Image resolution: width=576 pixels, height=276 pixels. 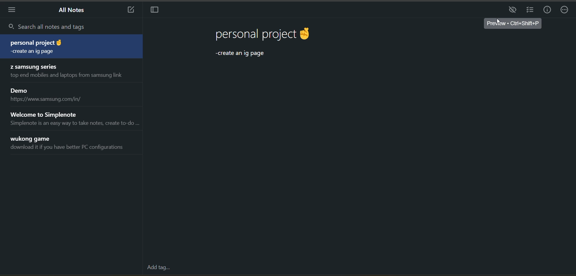 I want to click on edit, so click(x=514, y=10).